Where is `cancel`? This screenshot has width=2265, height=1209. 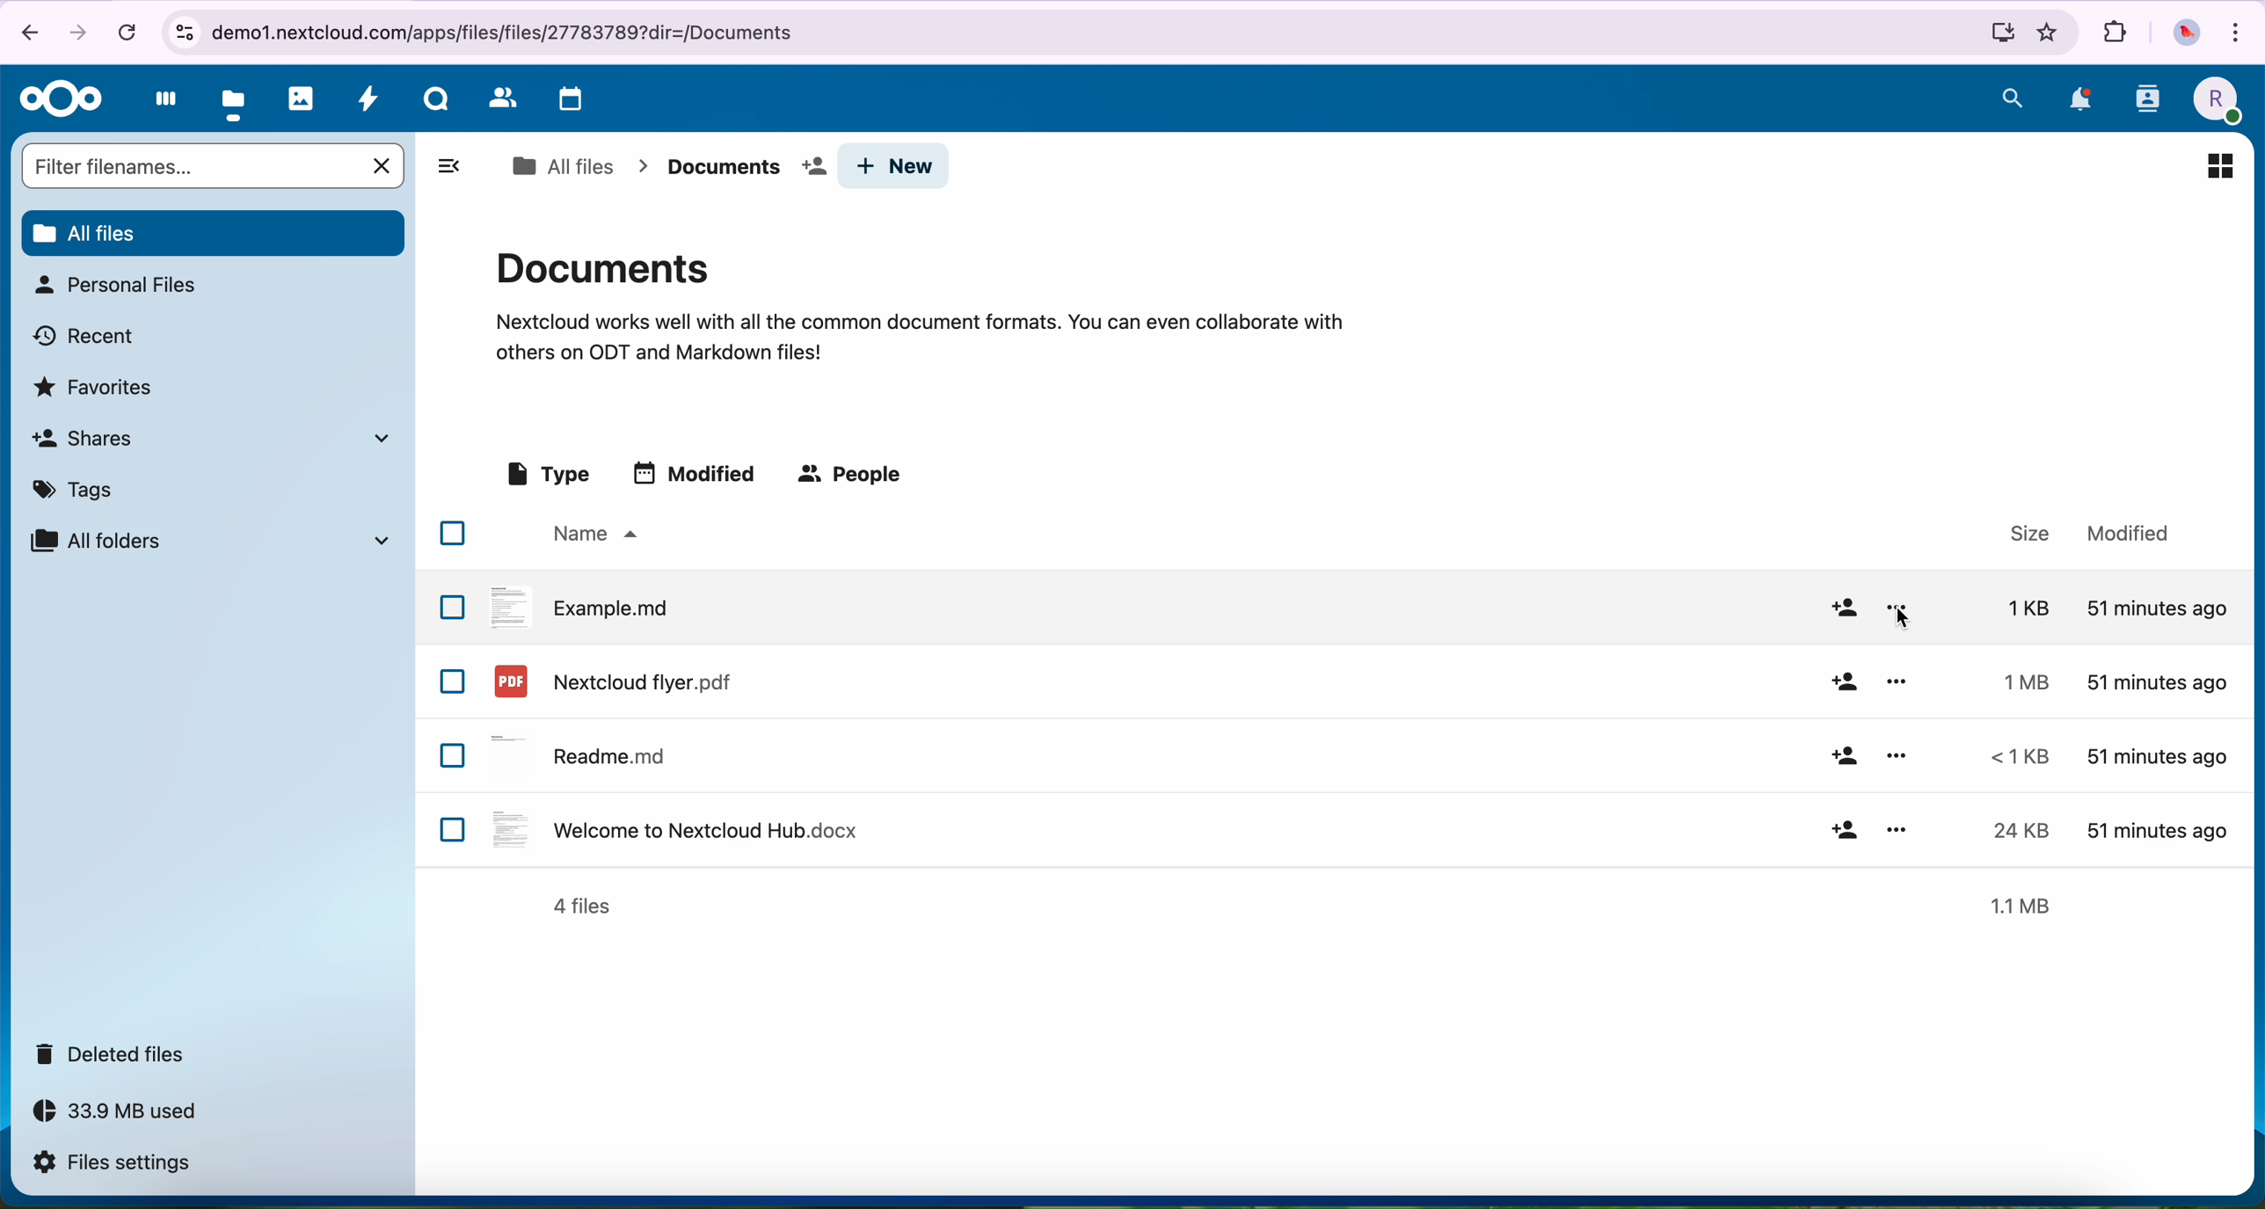
cancel is located at coordinates (384, 166).